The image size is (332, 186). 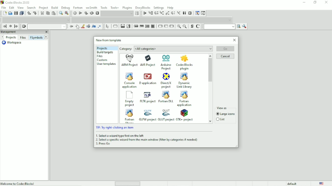 What do you see at coordinates (167, 13) in the screenshot?
I see `Step out` at bounding box center [167, 13].